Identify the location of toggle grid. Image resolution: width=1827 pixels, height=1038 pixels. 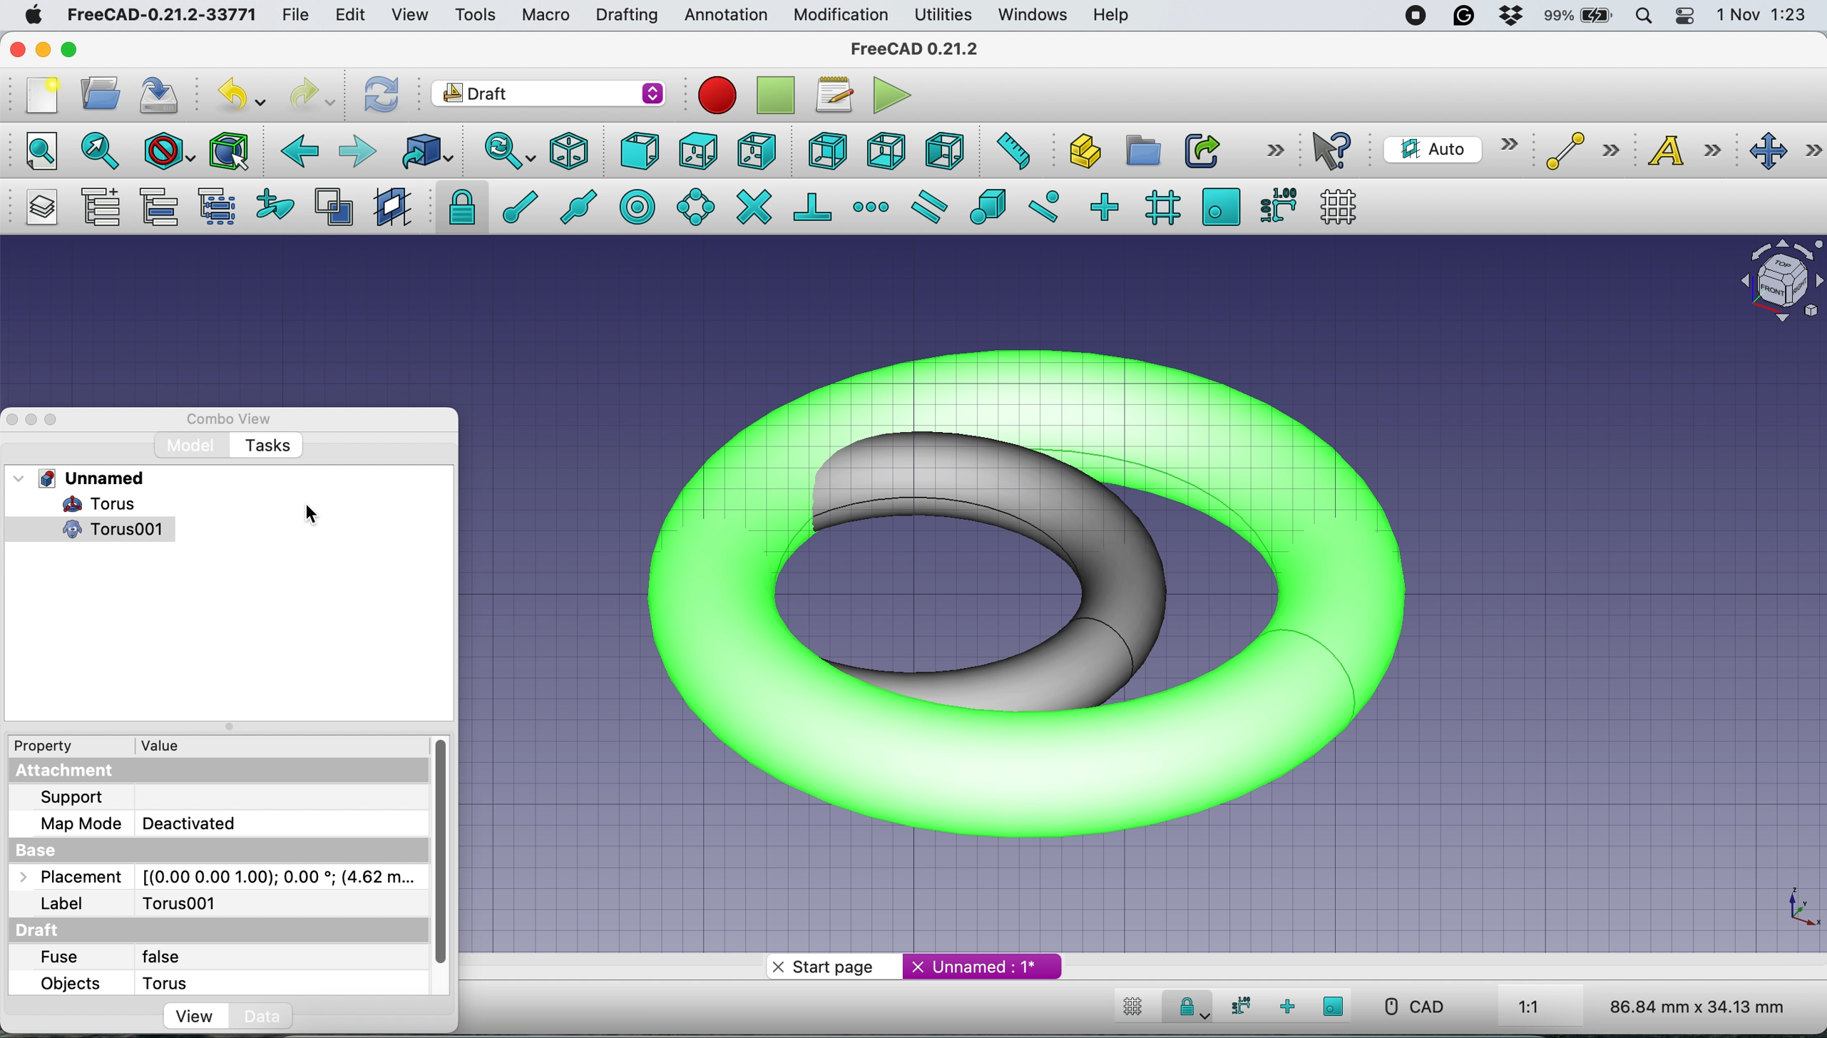
(1344, 206).